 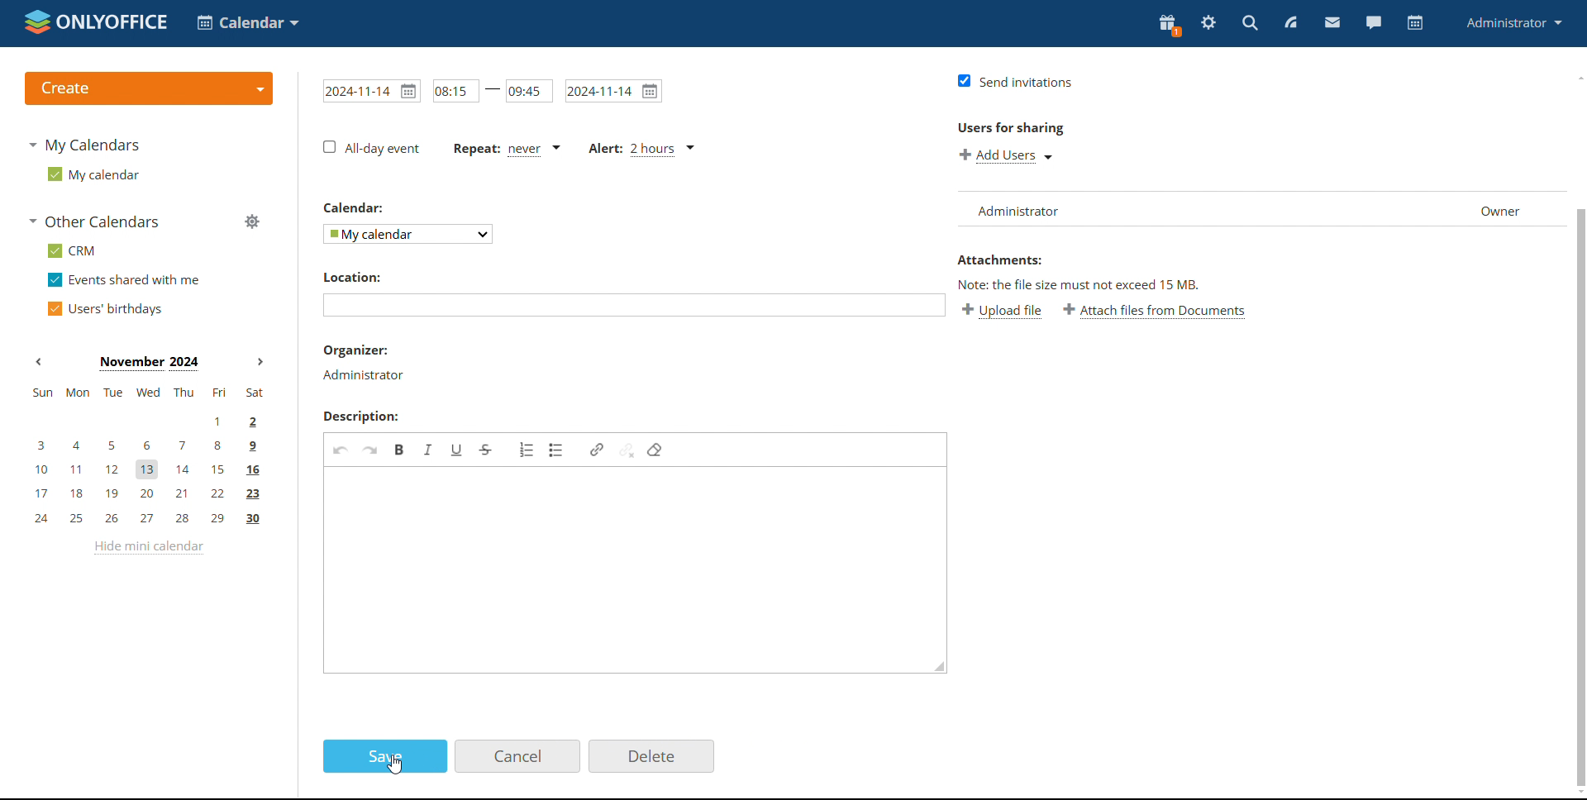 I want to click on end time, so click(x=533, y=92).